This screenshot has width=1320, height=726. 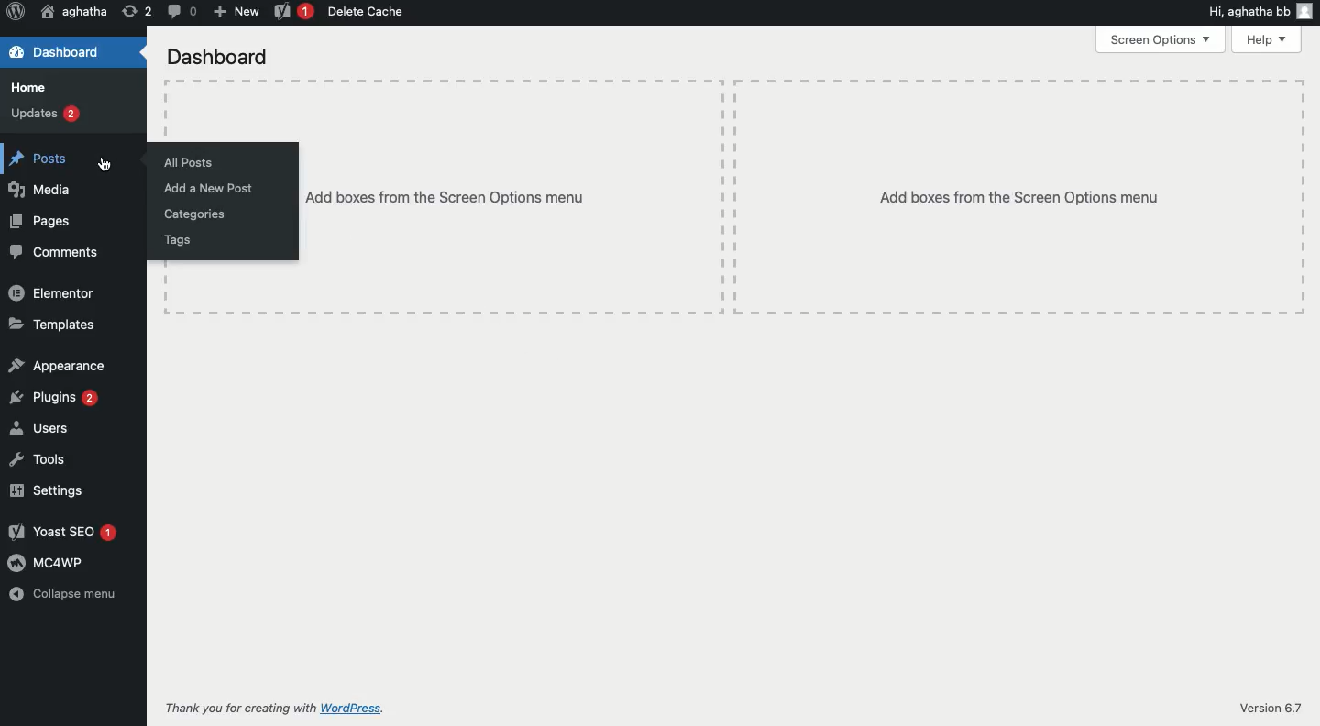 What do you see at coordinates (166, 115) in the screenshot?
I see `Table line` at bounding box center [166, 115].